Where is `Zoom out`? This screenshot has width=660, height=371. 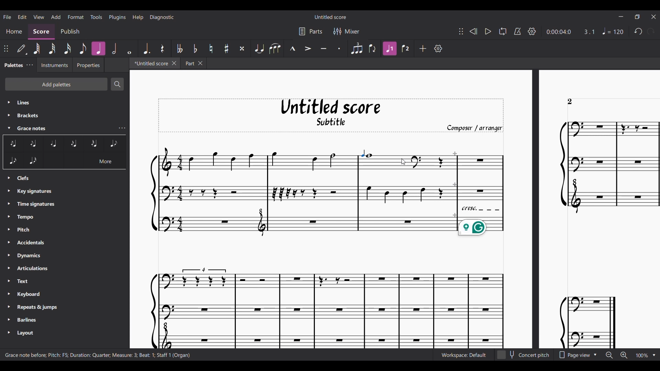 Zoom out is located at coordinates (609, 355).